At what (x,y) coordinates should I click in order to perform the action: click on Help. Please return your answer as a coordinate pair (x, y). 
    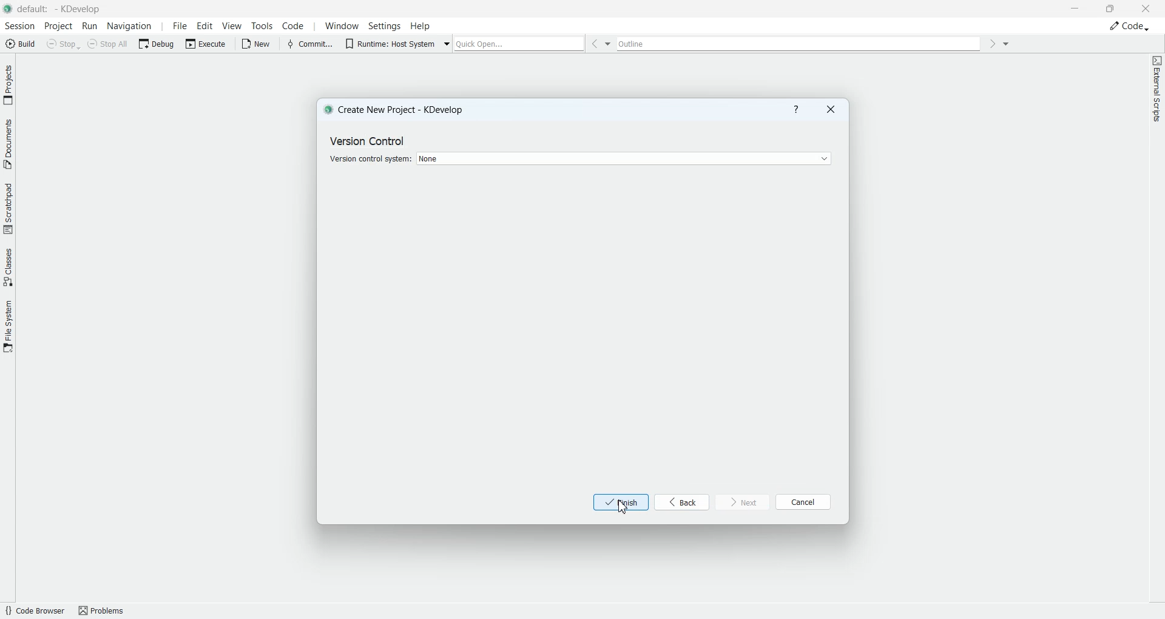
    Looking at the image, I should click on (420, 25).